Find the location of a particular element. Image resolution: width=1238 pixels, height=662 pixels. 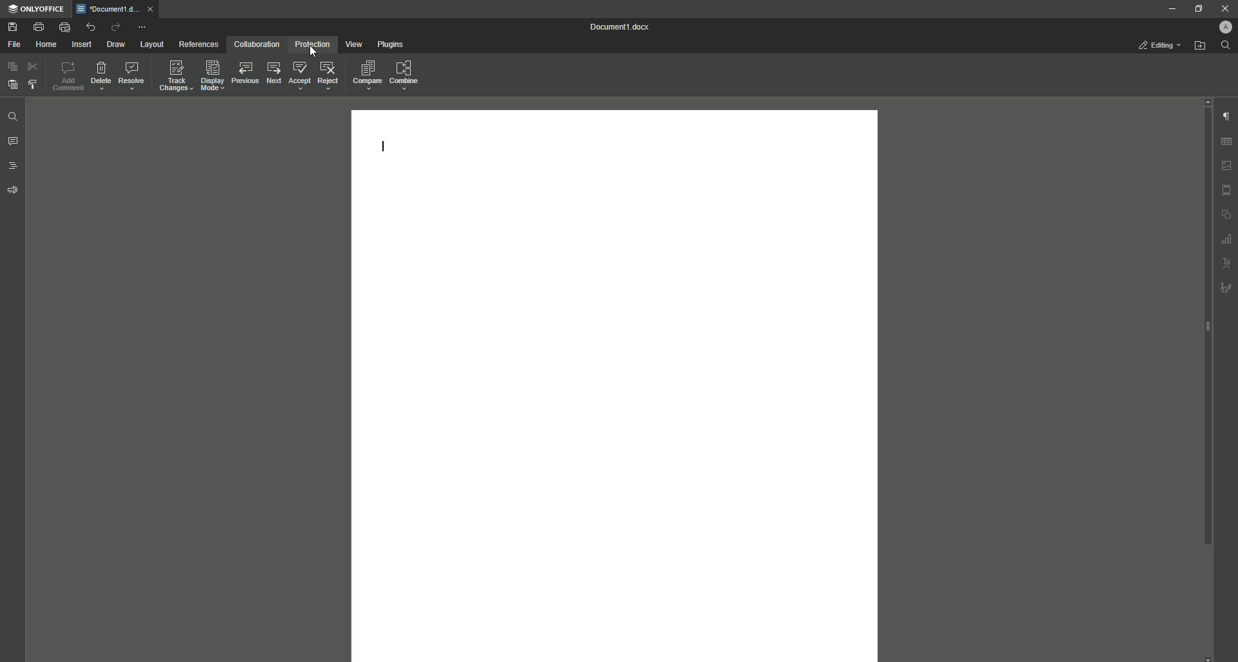

Display Mode is located at coordinates (213, 76).